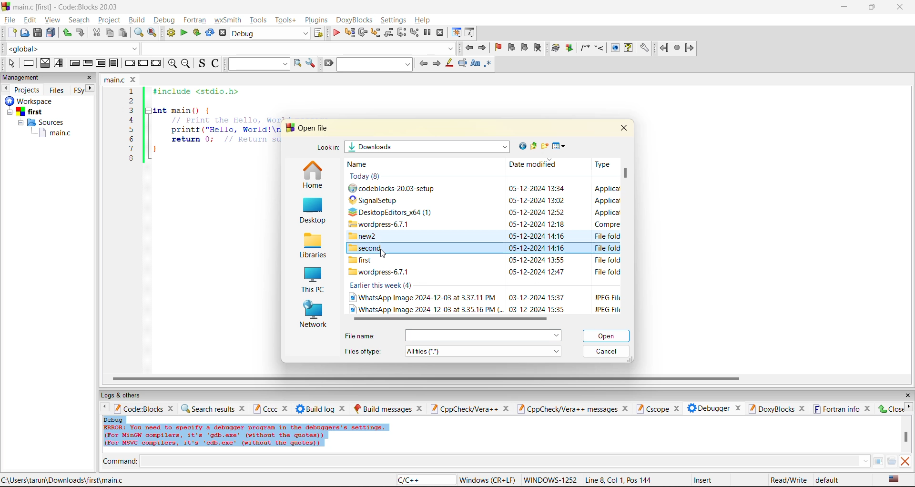 The height and width of the screenshot is (487, 915). What do you see at coordinates (394, 20) in the screenshot?
I see `settings` at bounding box center [394, 20].